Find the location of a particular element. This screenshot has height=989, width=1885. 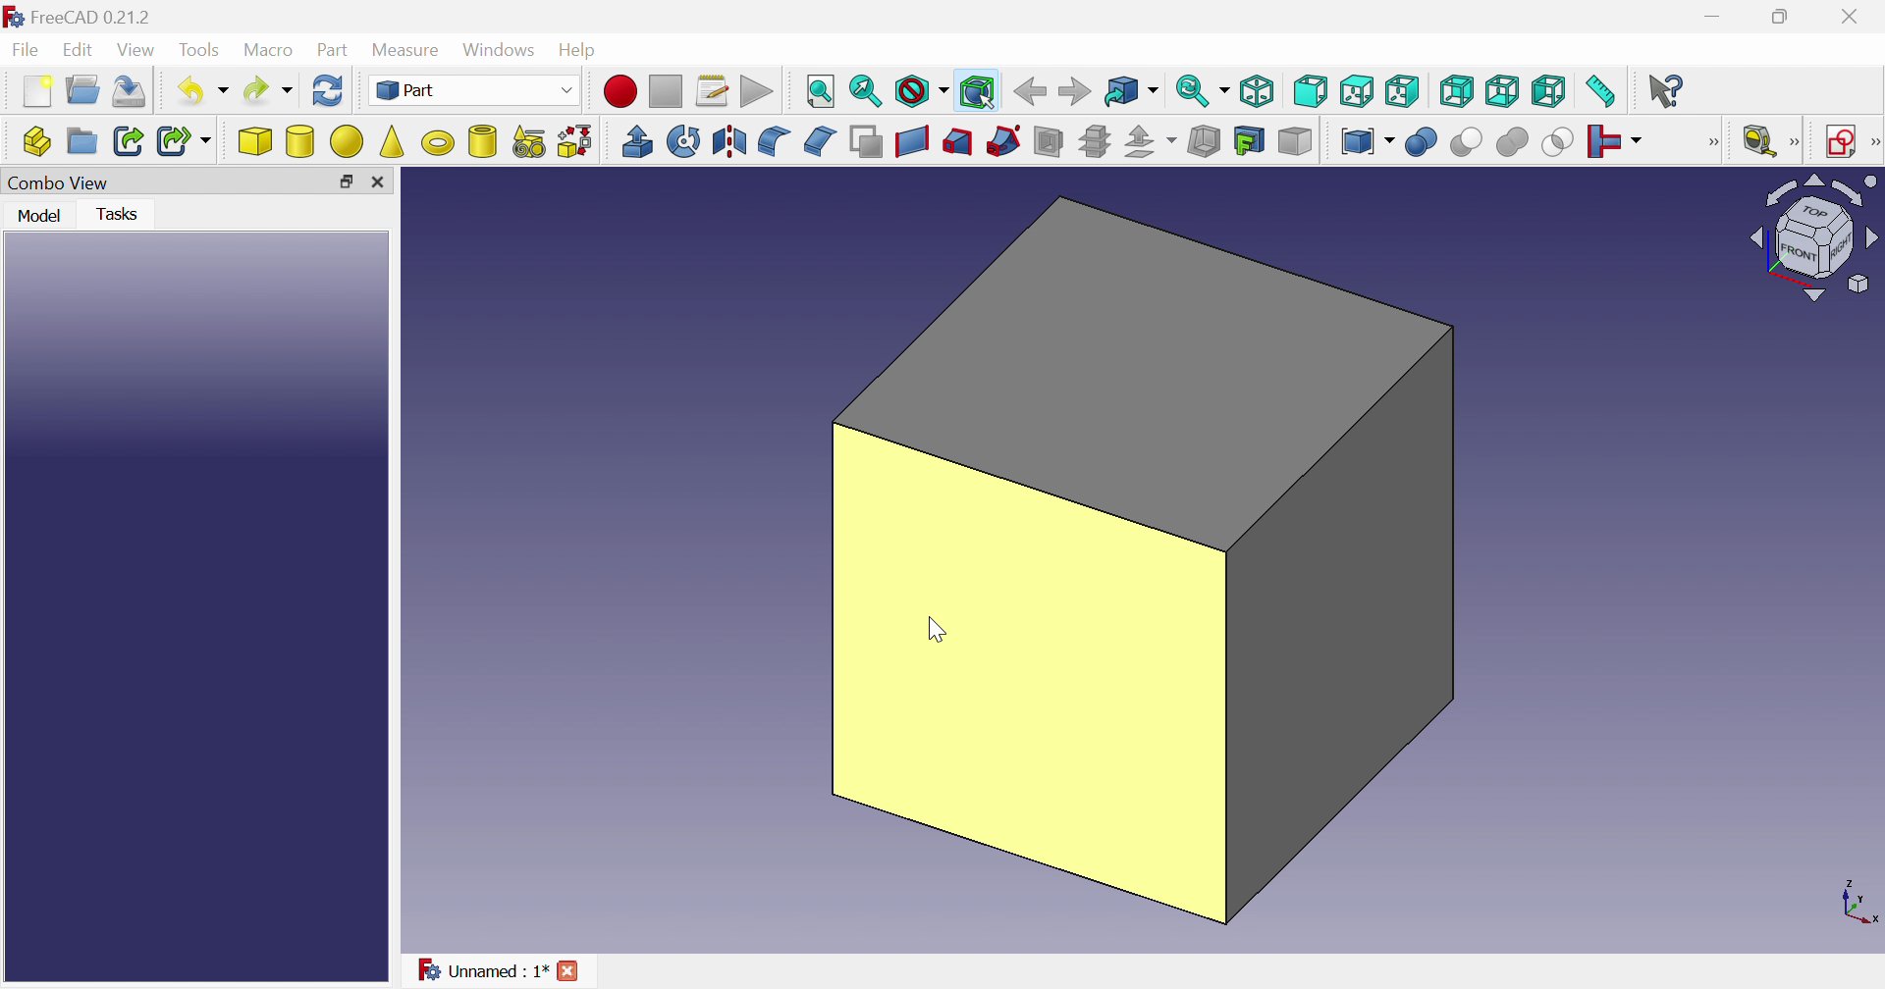

View is located at coordinates (139, 50).